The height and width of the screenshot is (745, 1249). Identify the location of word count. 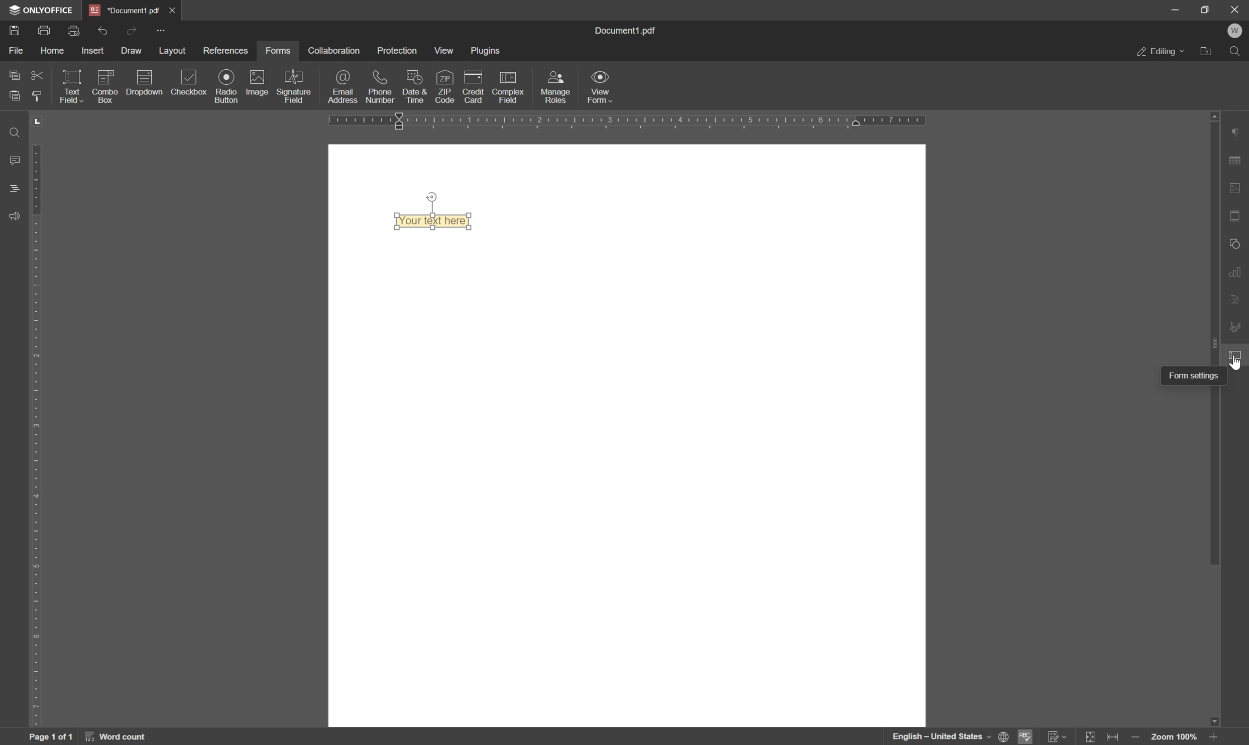
(116, 737).